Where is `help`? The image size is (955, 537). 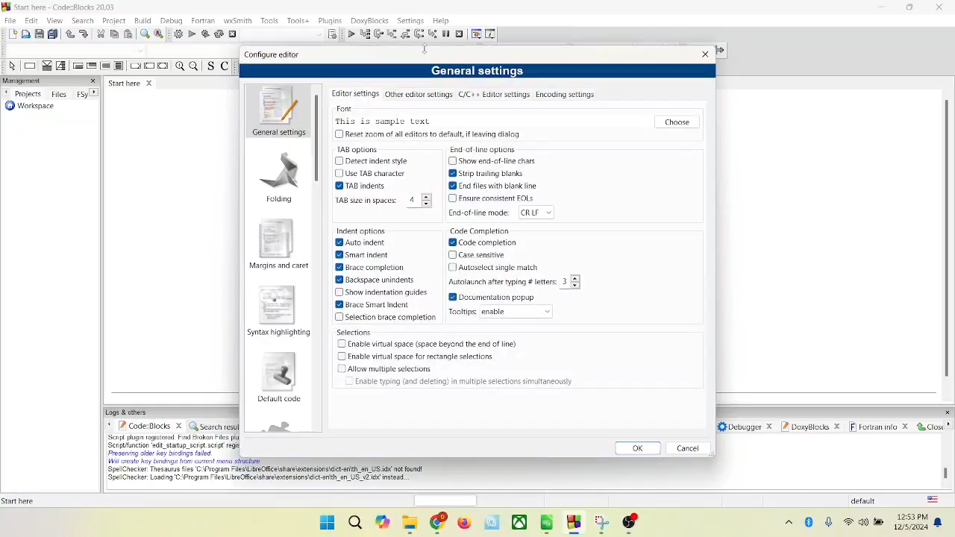 help is located at coordinates (441, 21).